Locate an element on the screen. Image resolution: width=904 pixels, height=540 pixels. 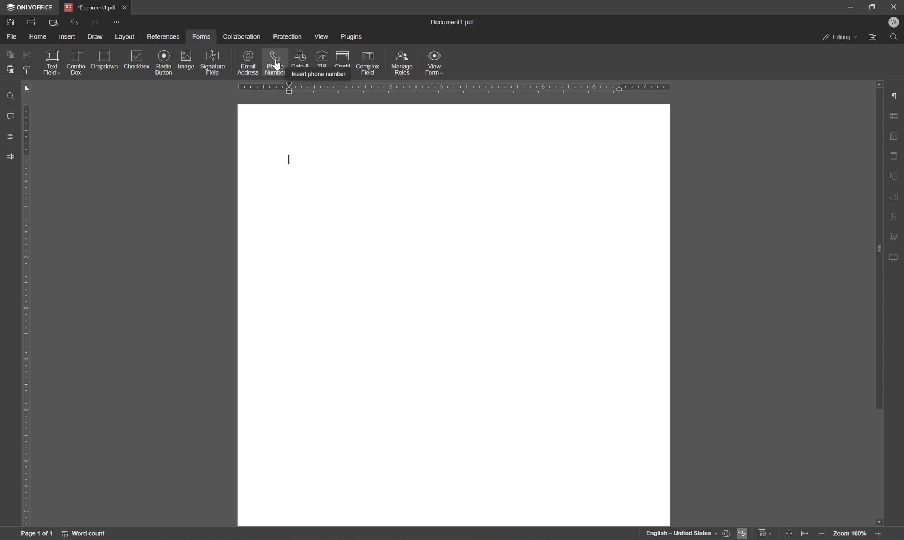
table settings is located at coordinates (896, 115).